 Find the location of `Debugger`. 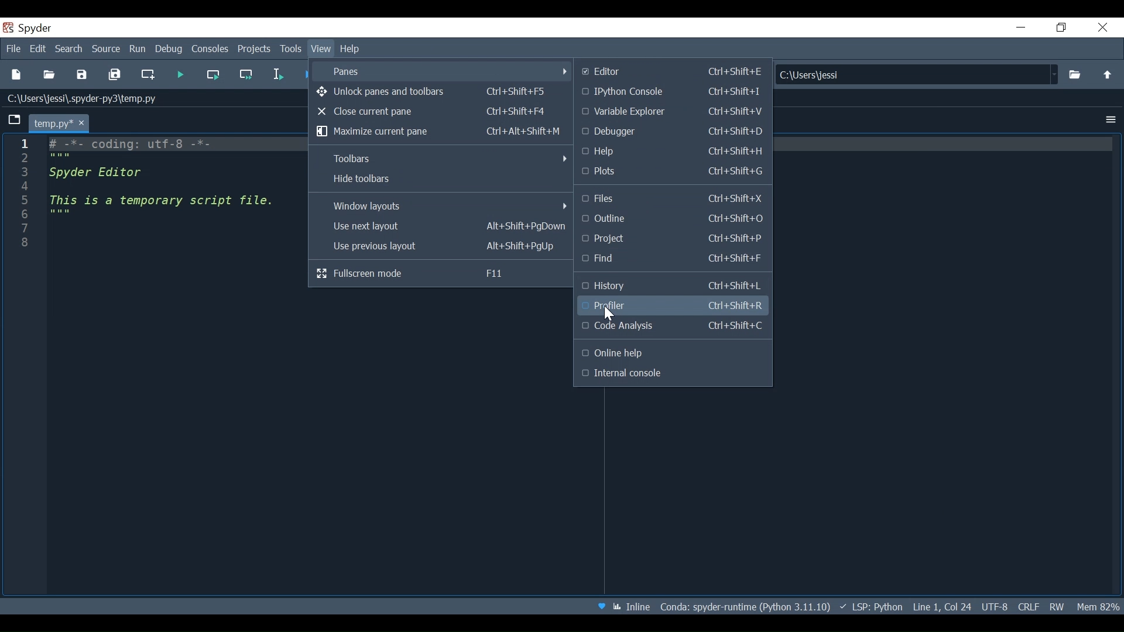

Debugger is located at coordinates (673, 132).